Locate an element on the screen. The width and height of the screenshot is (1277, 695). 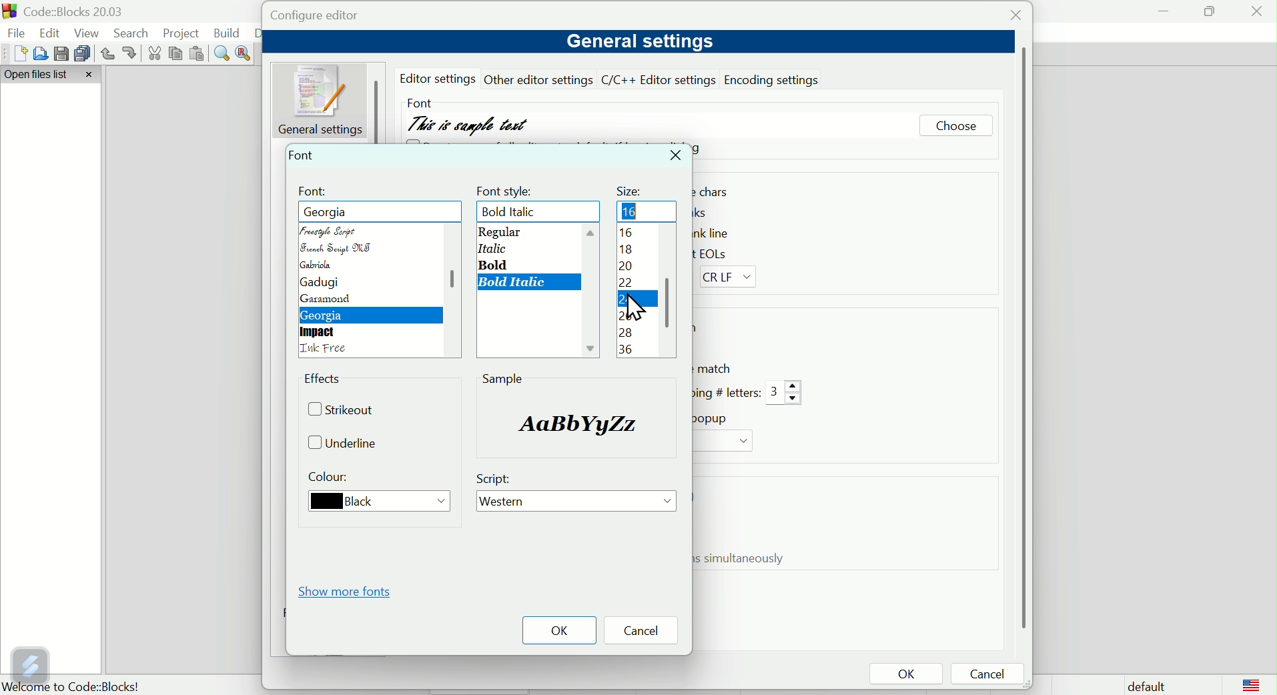
26 is located at coordinates (624, 316).